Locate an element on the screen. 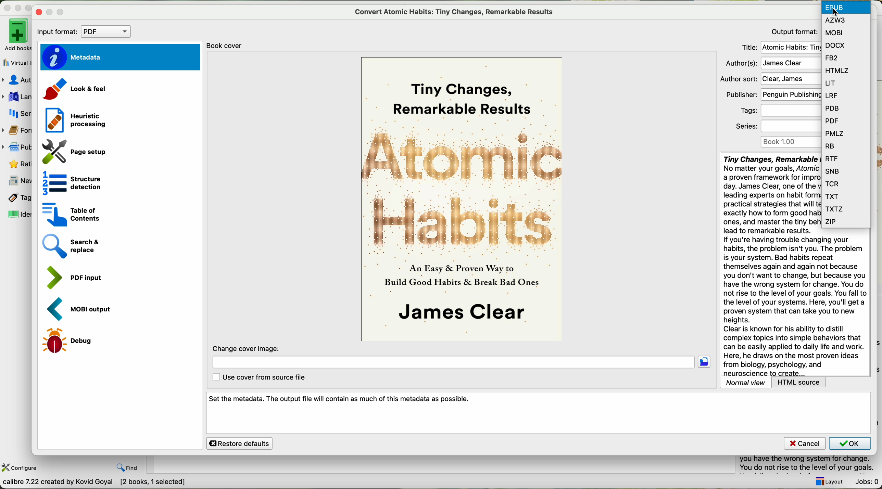  maximize is located at coordinates (61, 13).